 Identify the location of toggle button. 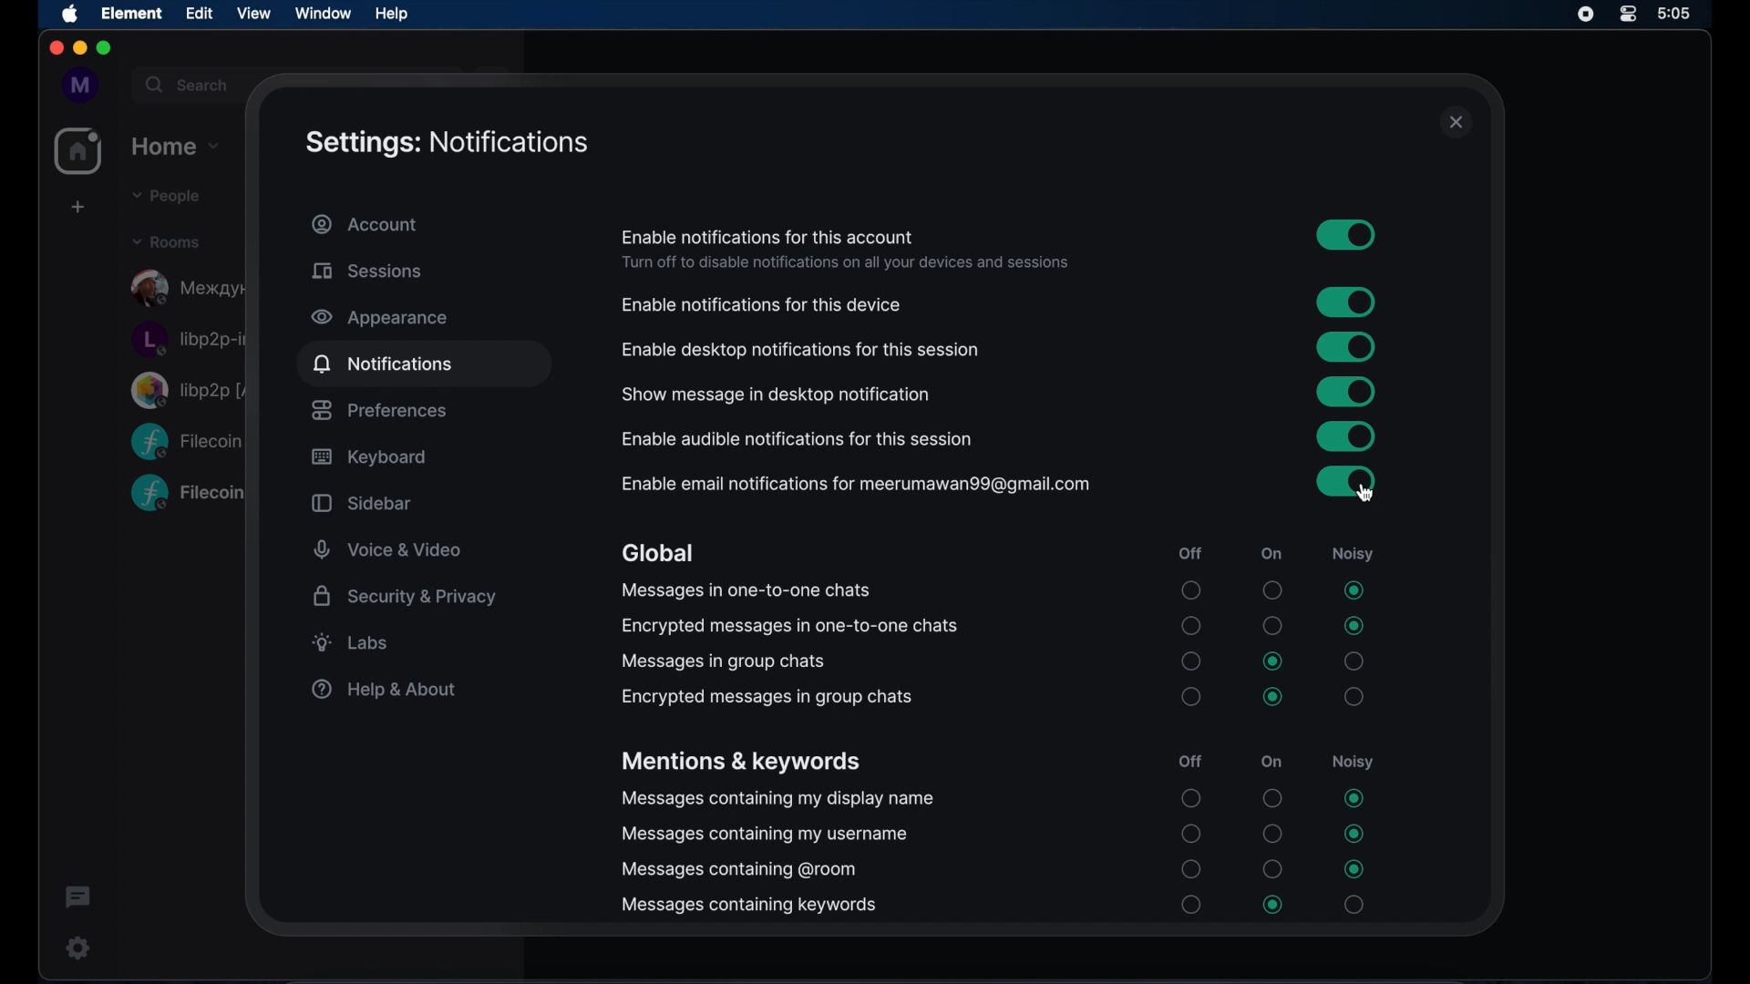
(1345, 436).